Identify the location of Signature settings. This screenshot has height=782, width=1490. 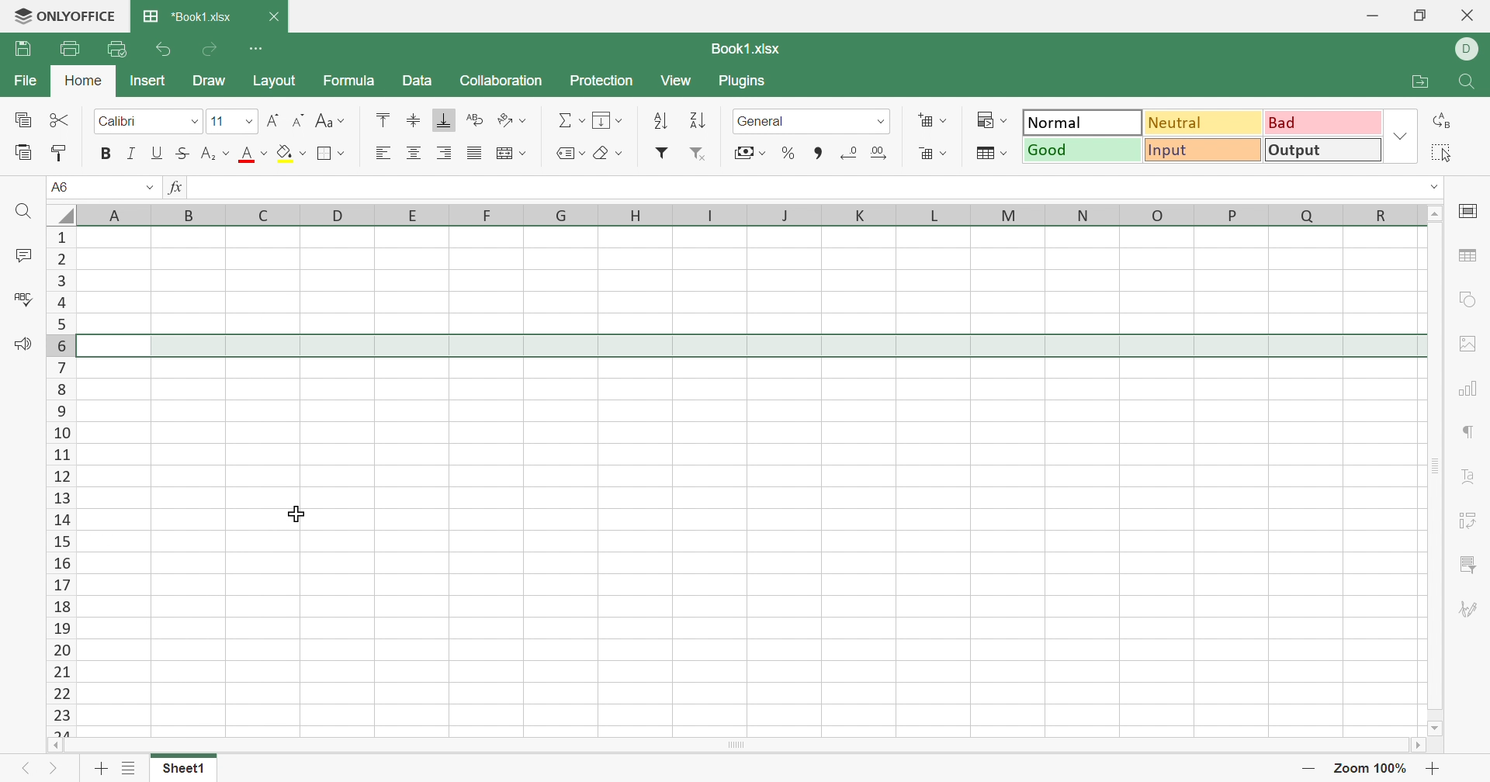
(1470, 610).